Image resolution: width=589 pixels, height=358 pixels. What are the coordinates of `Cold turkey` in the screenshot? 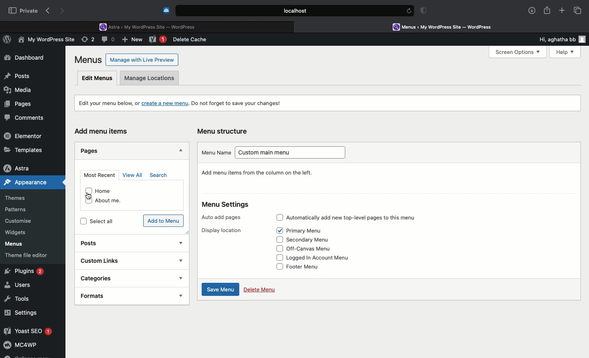 It's located at (166, 11).